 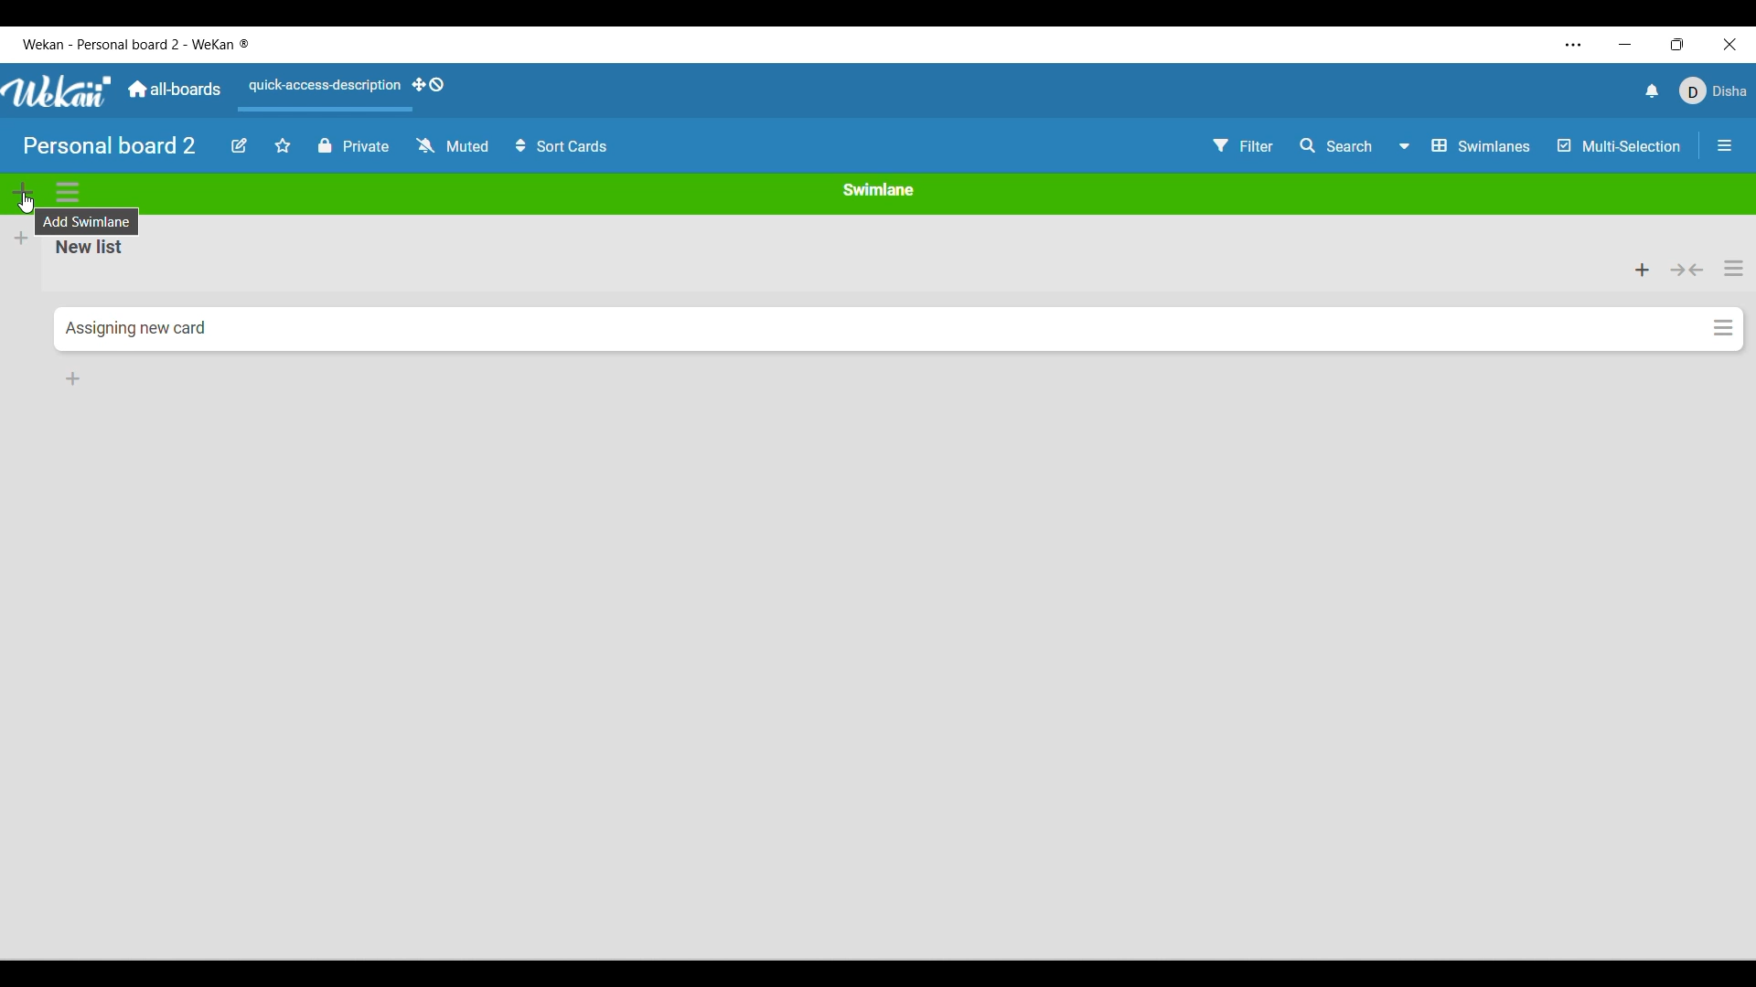 I want to click on Toggle for multi-selection, so click(x=1621, y=146).